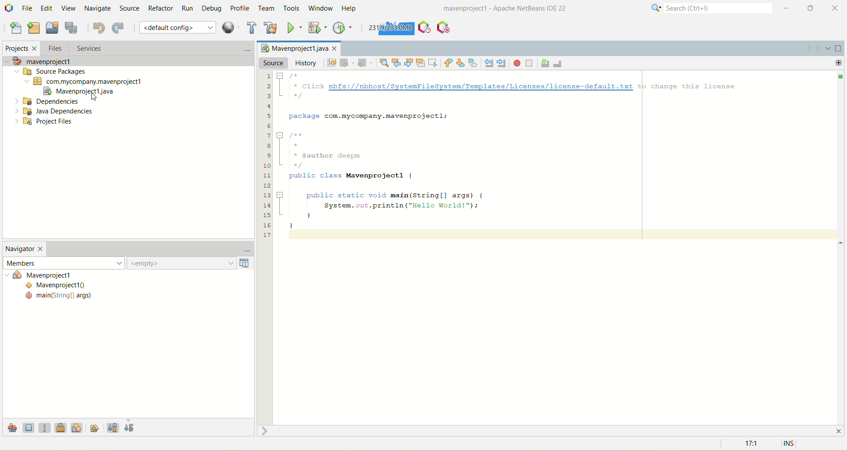 The width and height of the screenshot is (847, 451). Describe the element at coordinates (19, 49) in the screenshot. I see `projects` at that location.